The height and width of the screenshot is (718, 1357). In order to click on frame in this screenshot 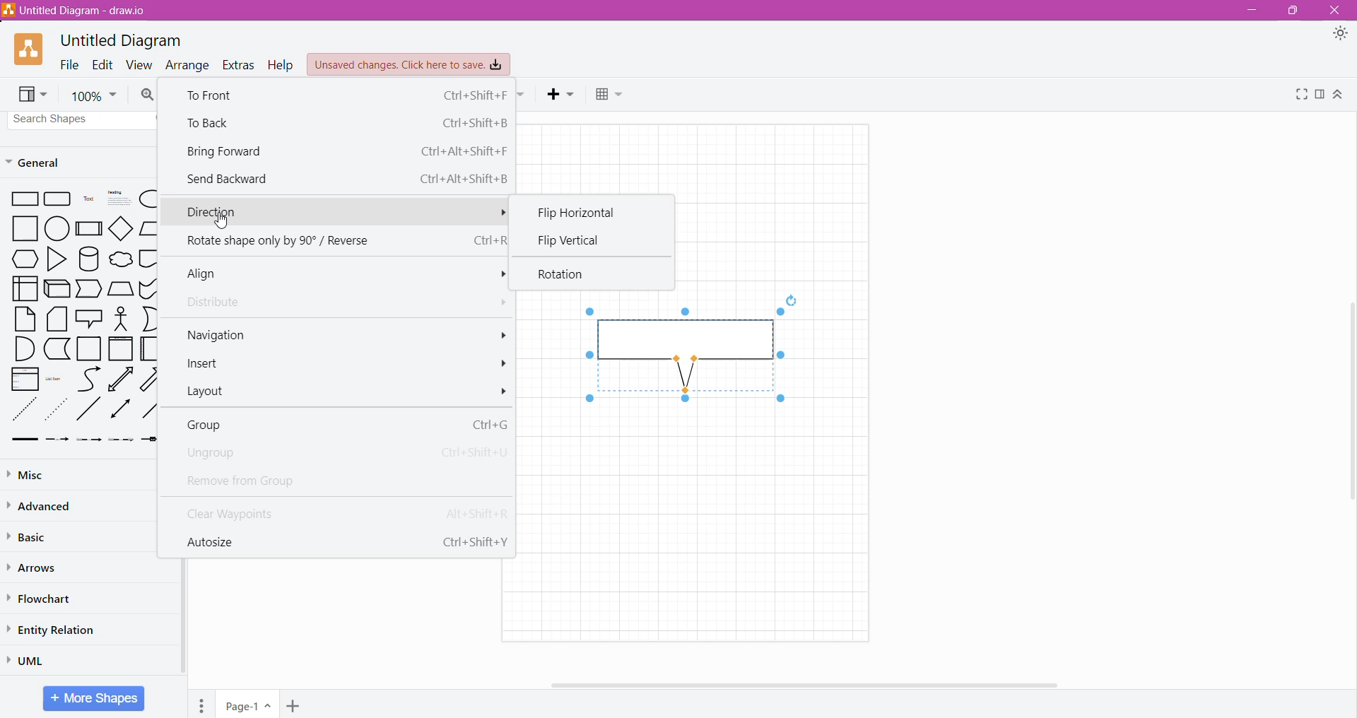, I will do `click(121, 348)`.